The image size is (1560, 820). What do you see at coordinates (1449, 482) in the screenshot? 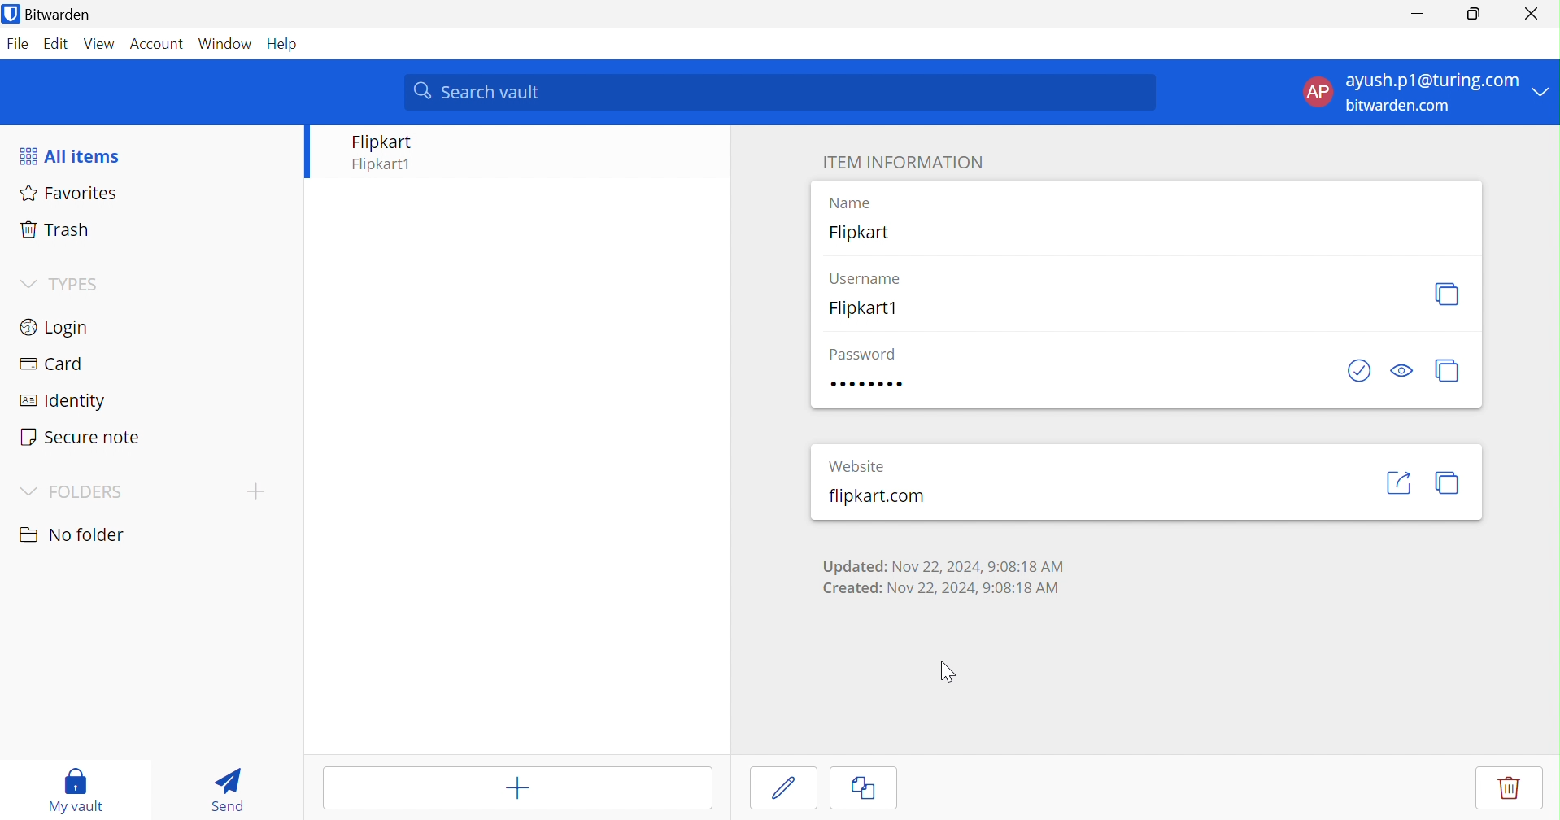
I see `Copy URL` at bounding box center [1449, 482].